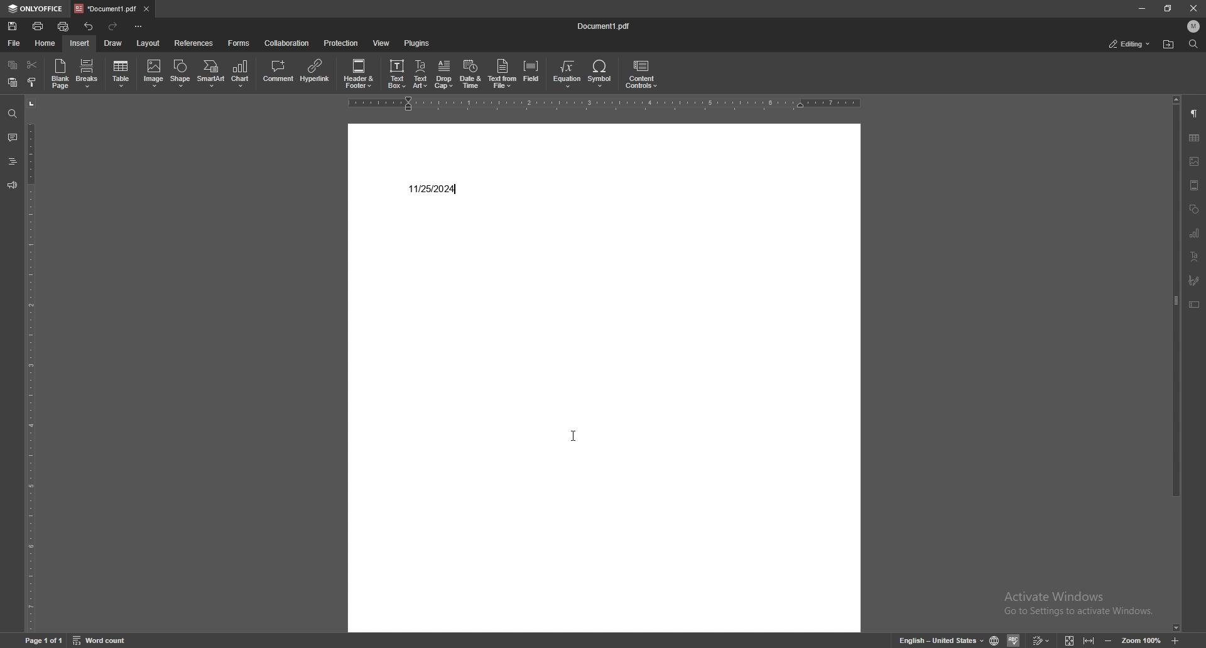 This screenshot has width=1206, height=648. What do you see at coordinates (138, 27) in the screenshot?
I see `customize toolbar` at bounding box center [138, 27].